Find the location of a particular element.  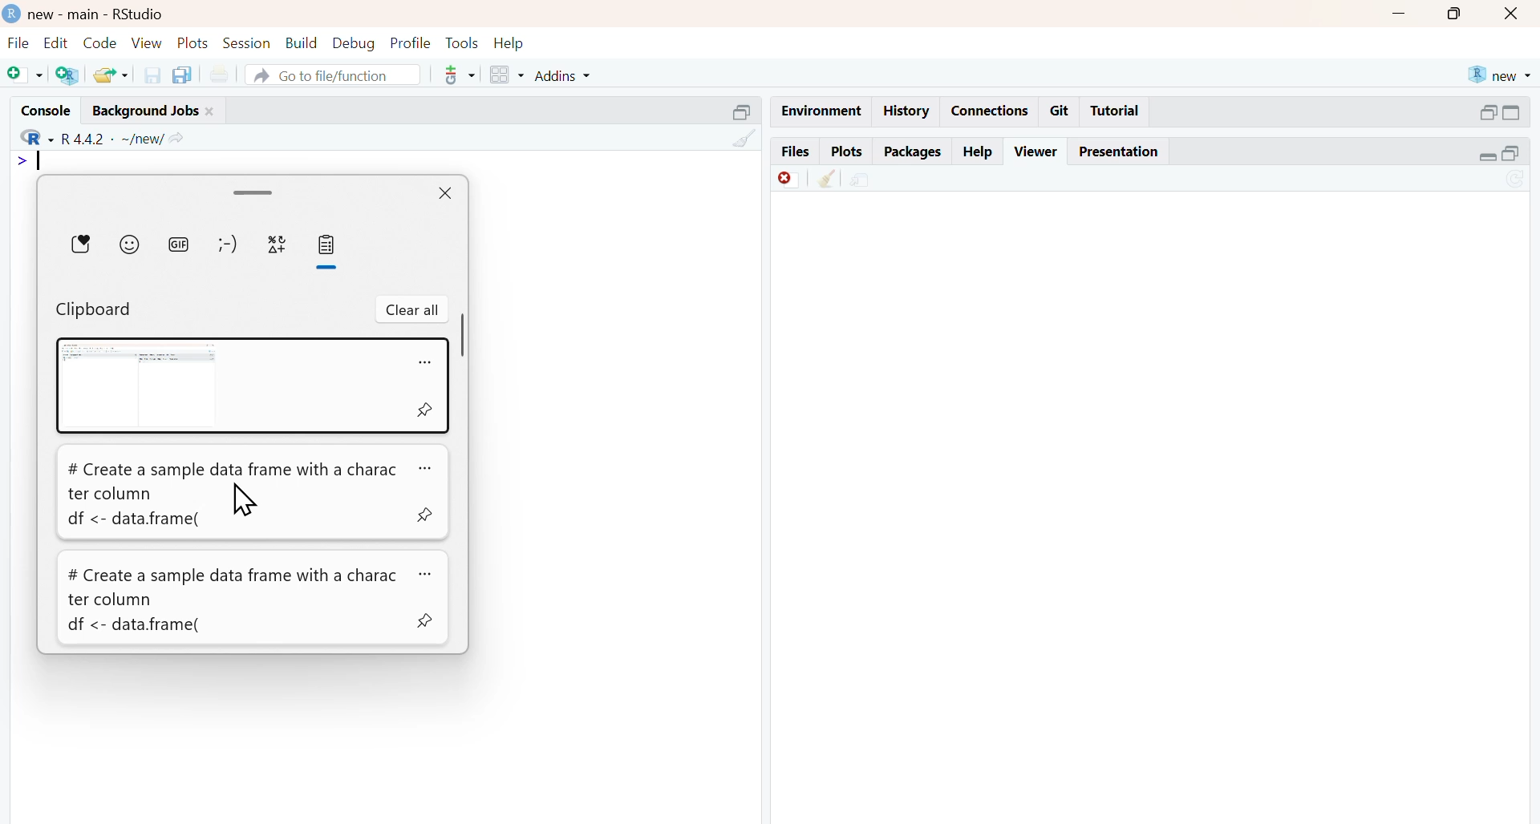

cursor is located at coordinates (245, 502).